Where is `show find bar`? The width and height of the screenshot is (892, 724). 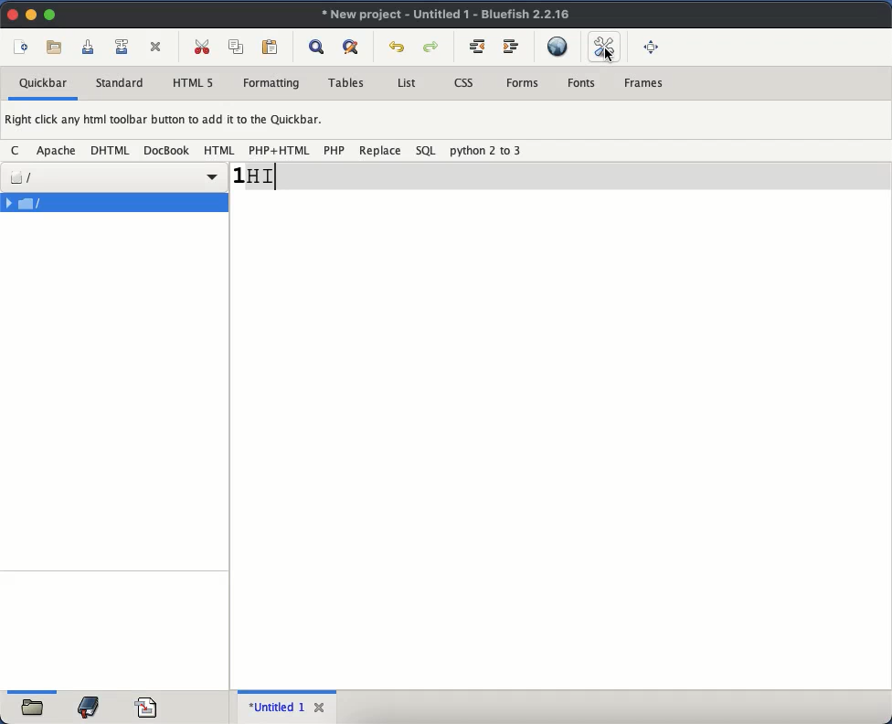
show find bar is located at coordinates (319, 47).